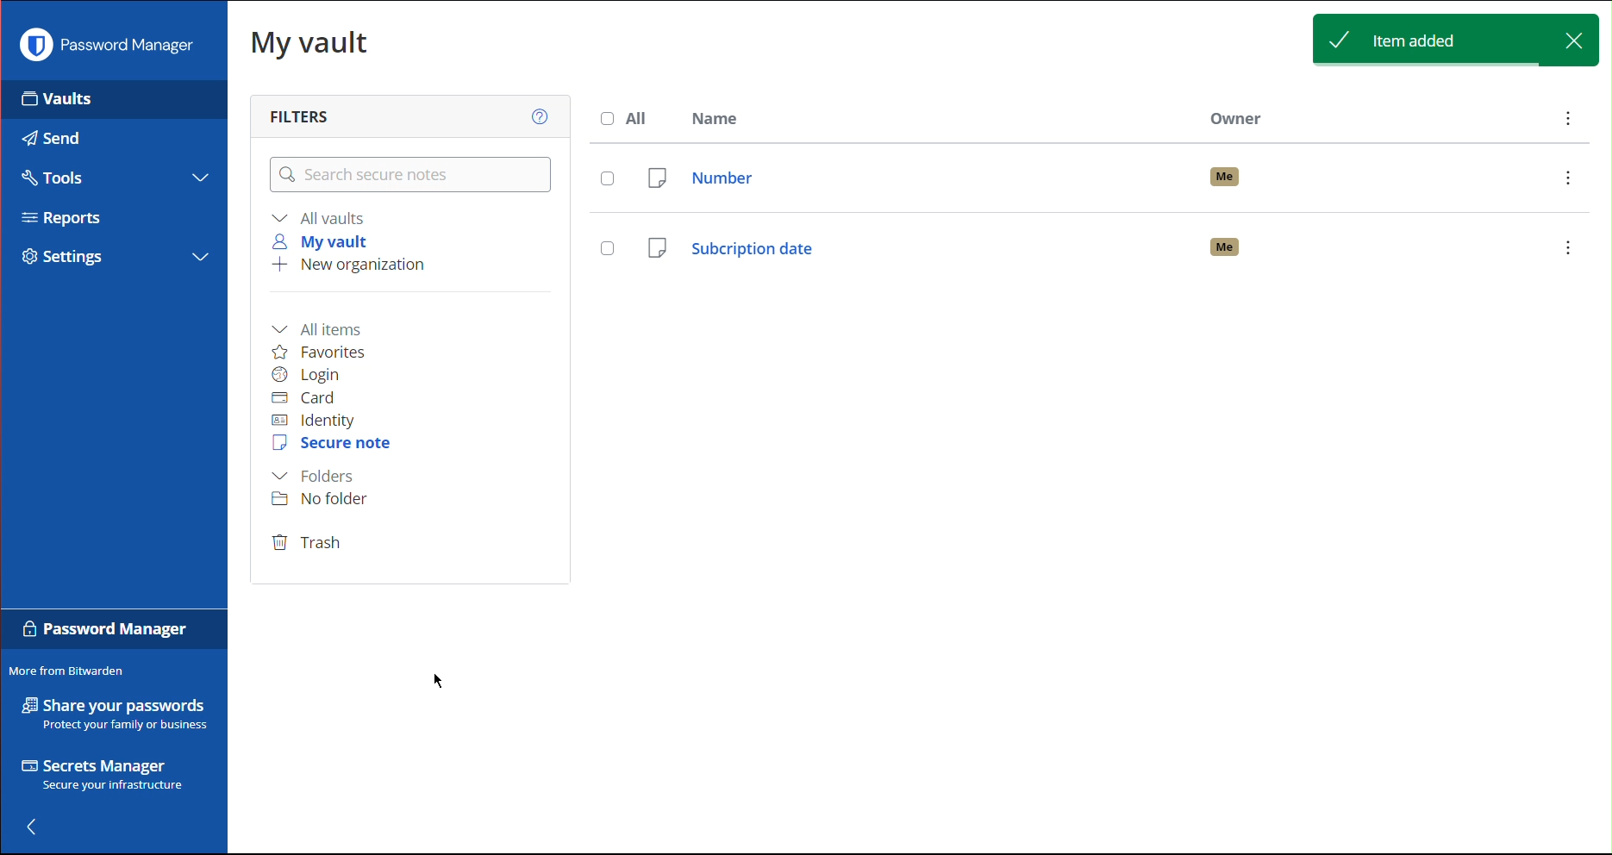 This screenshot has height=855, width=1612. What do you see at coordinates (303, 398) in the screenshot?
I see `Card` at bounding box center [303, 398].